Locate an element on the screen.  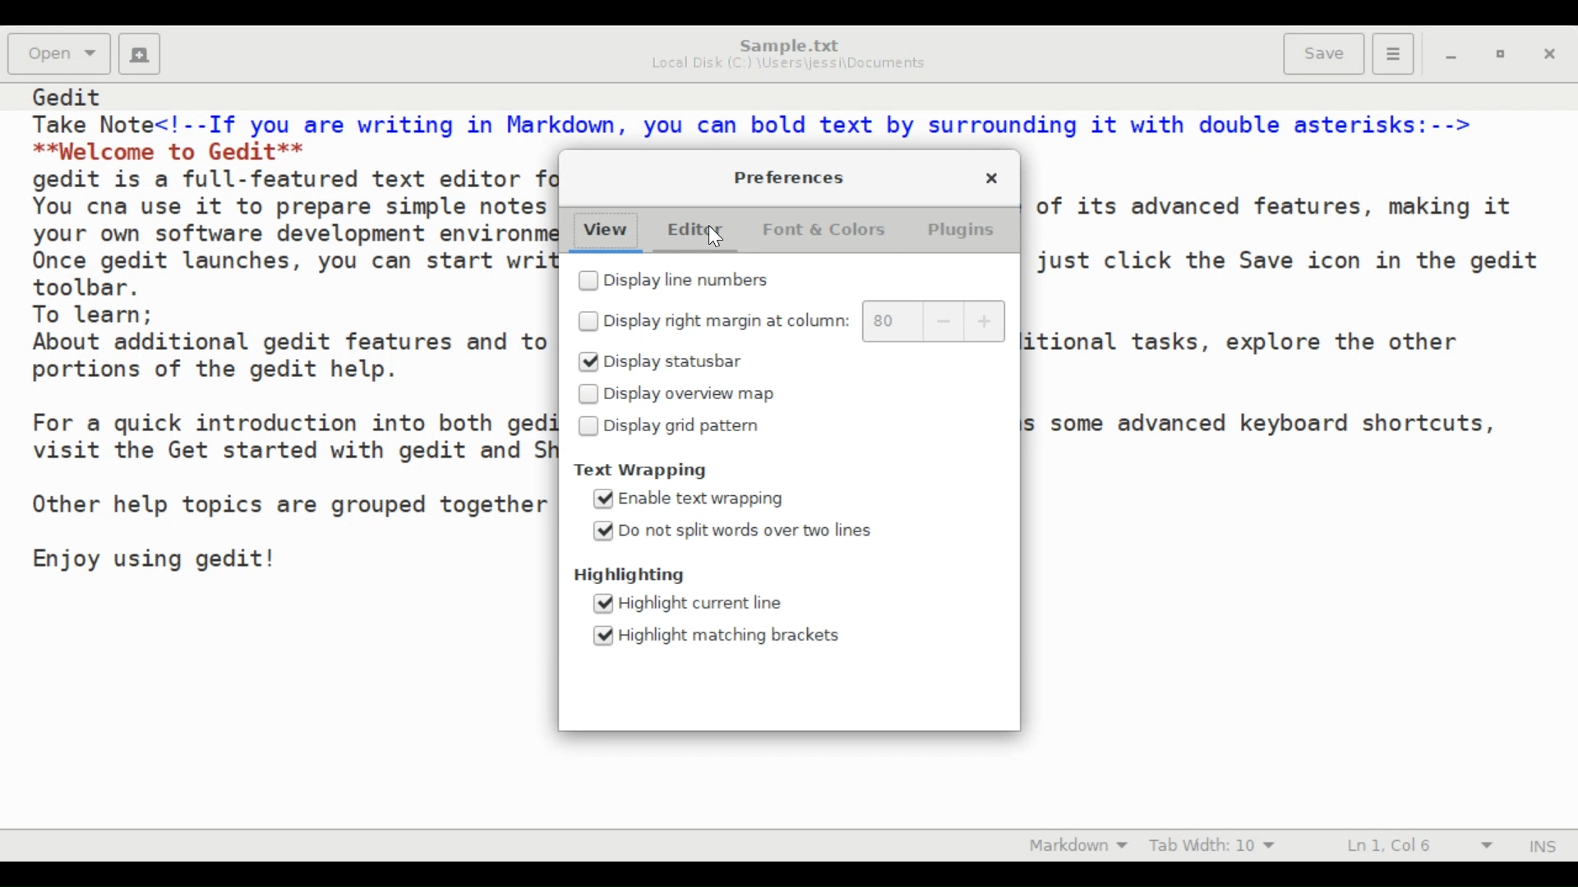
Highlight Mode: Markdown is located at coordinates (1084, 844).